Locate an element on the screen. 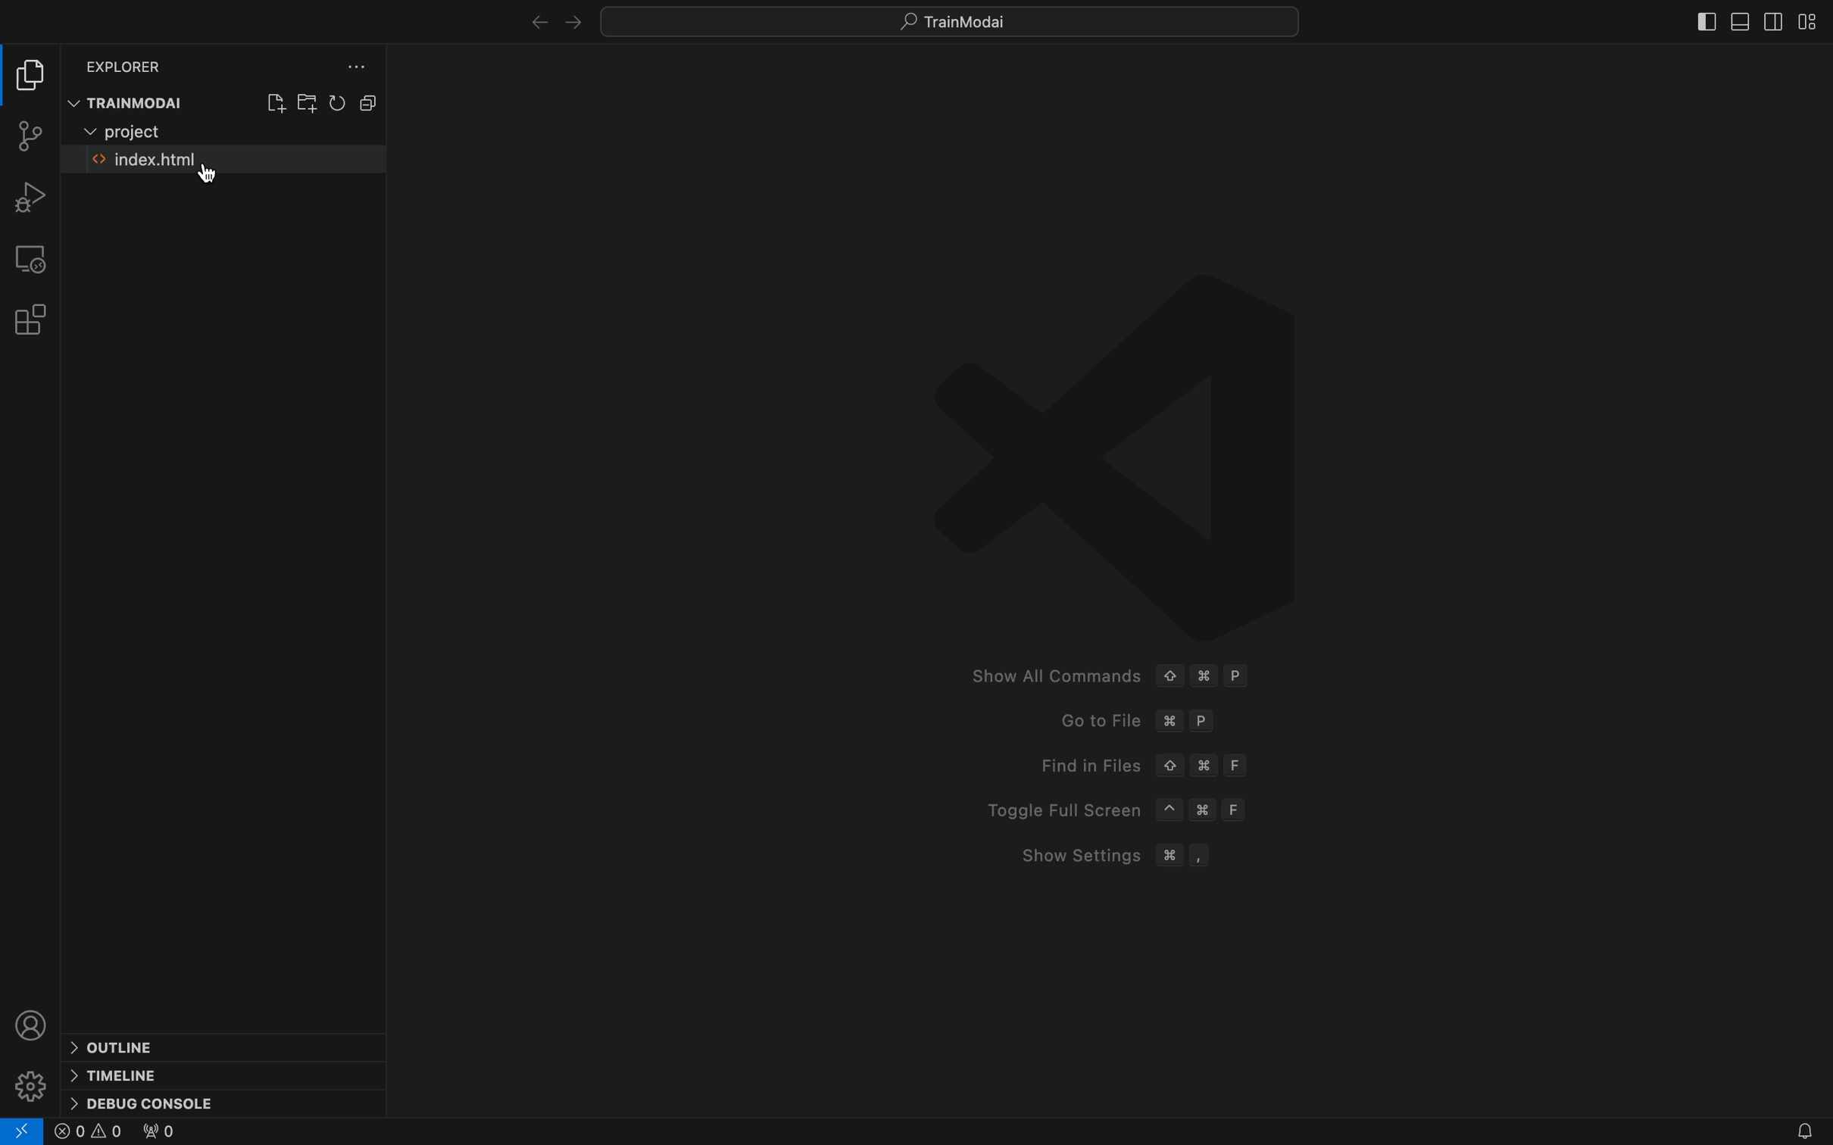 Image resolution: width=1833 pixels, height=1145 pixels. debug console is located at coordinates (162, 1102).